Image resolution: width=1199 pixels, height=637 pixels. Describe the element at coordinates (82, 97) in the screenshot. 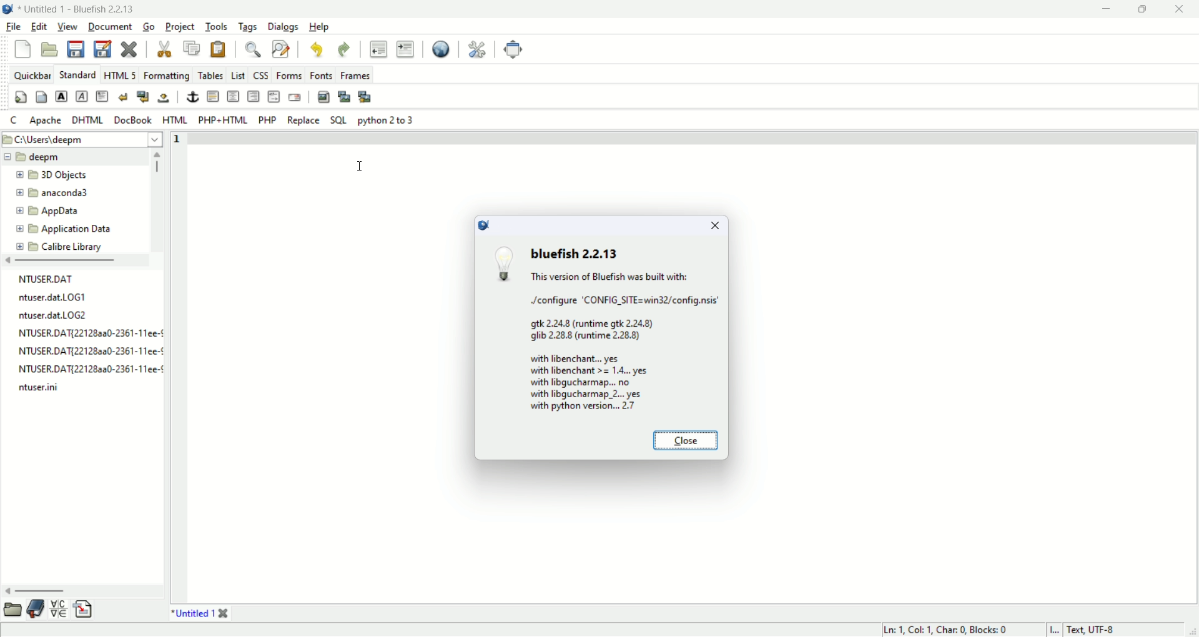

I see `emphasis` at that location.